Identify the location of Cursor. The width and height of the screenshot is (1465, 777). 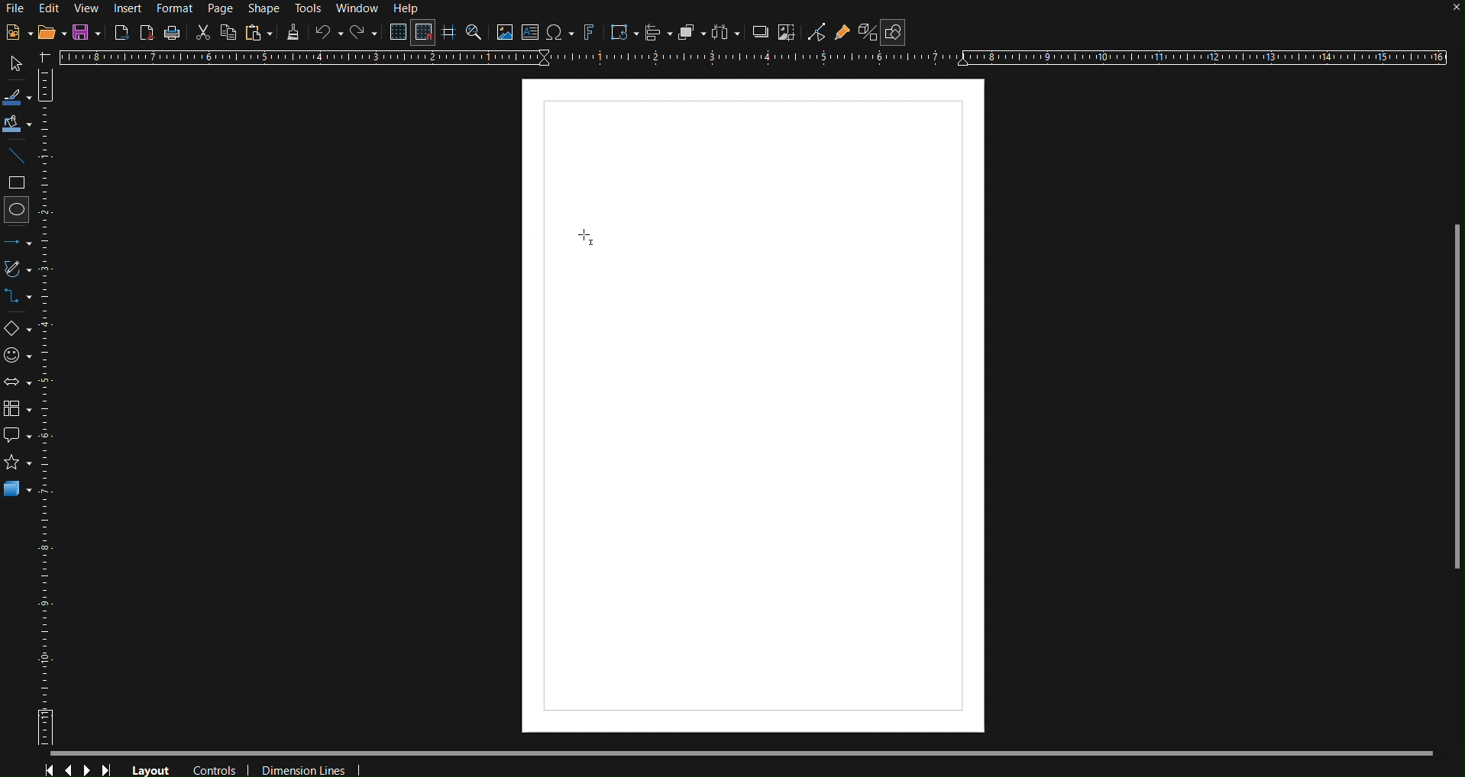
(587, 237).